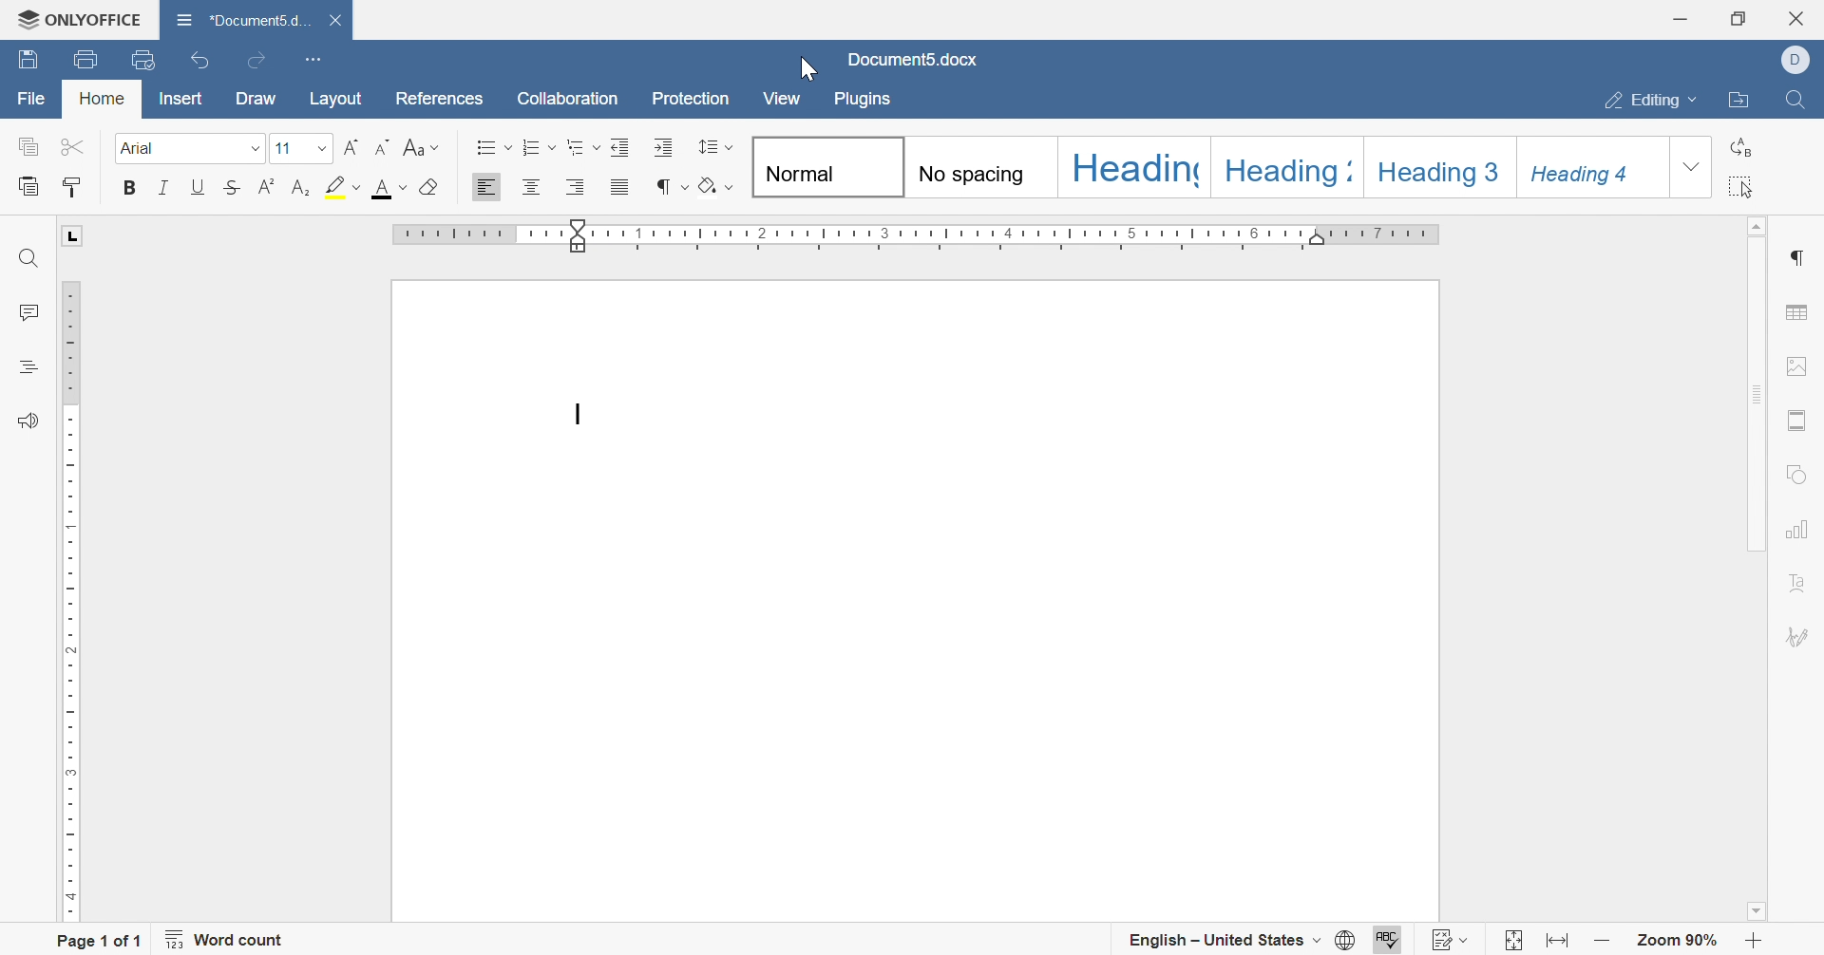 The height and width of the screenshot is (955, 1824). What do you see at coordinates (1510, 942) in the screenshot?
I see `fit to page` at bounding box center [1510, 942].